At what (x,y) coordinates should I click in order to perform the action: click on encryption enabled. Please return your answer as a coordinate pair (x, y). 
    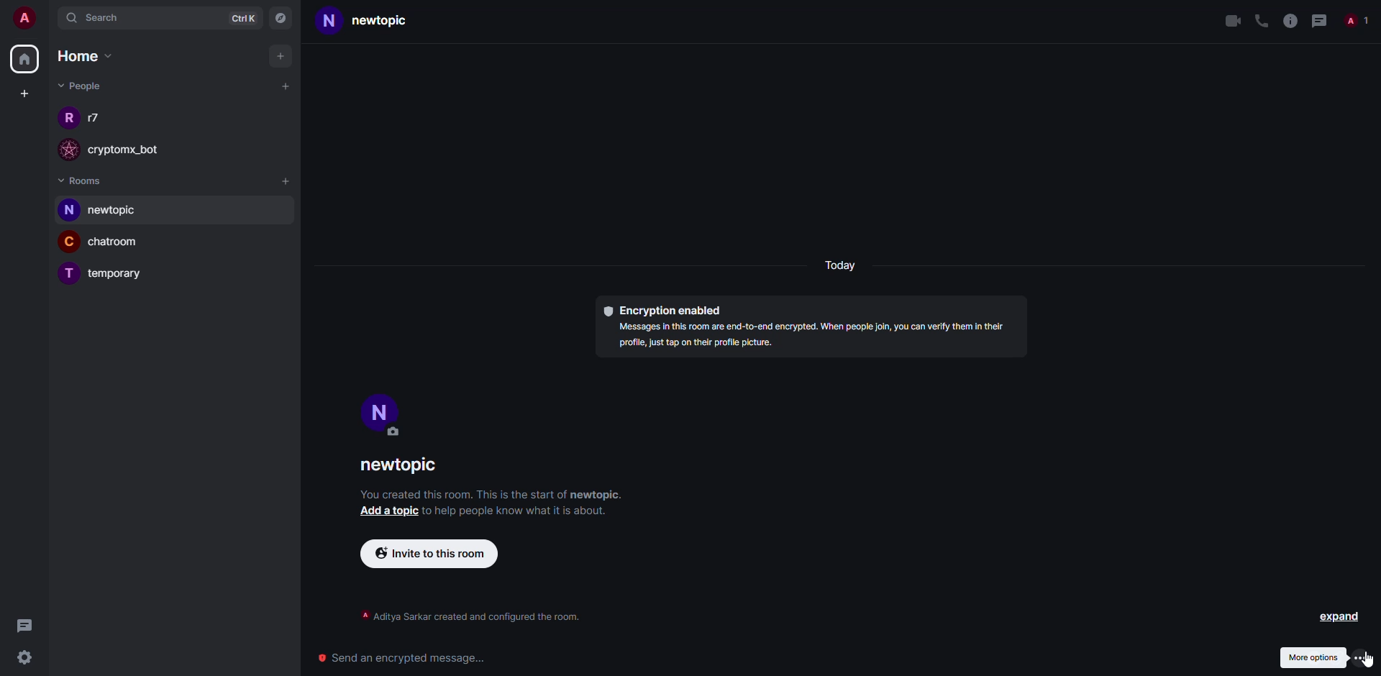
    Looking at the image, I should click on (665, 311).